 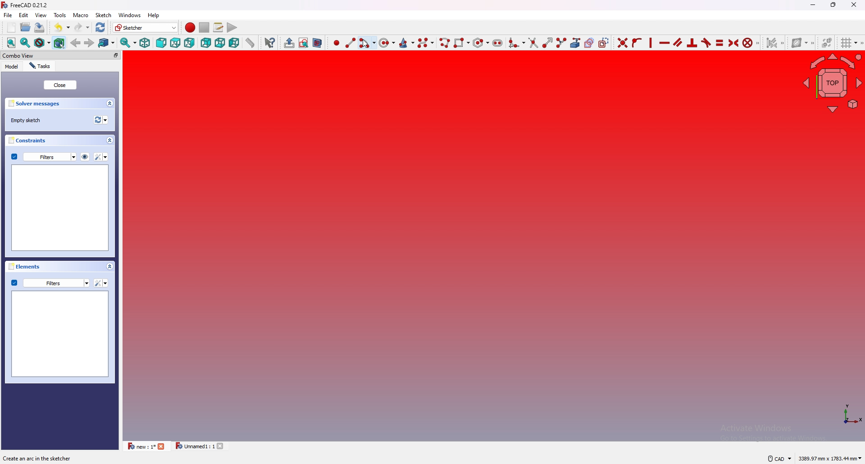 I want to click on constraint coincident, so click(x=622, y=43).